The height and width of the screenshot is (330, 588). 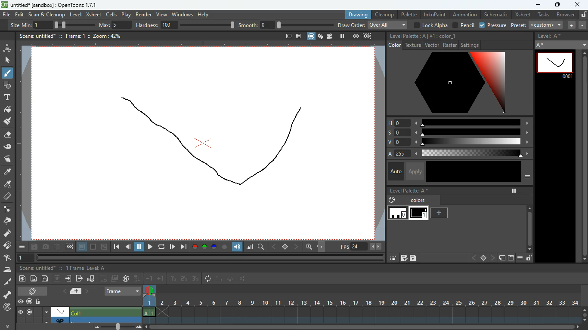 I want to click on windows, so click(x=182, y=13).